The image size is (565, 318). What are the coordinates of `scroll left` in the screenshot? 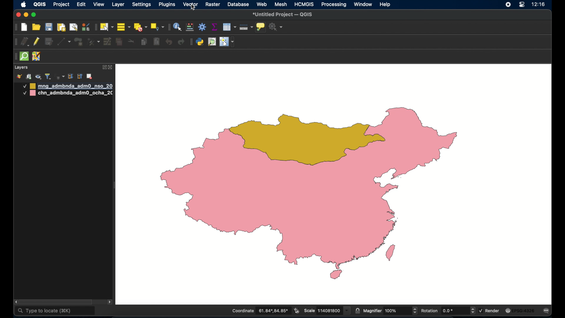 It's located at (16, 302).